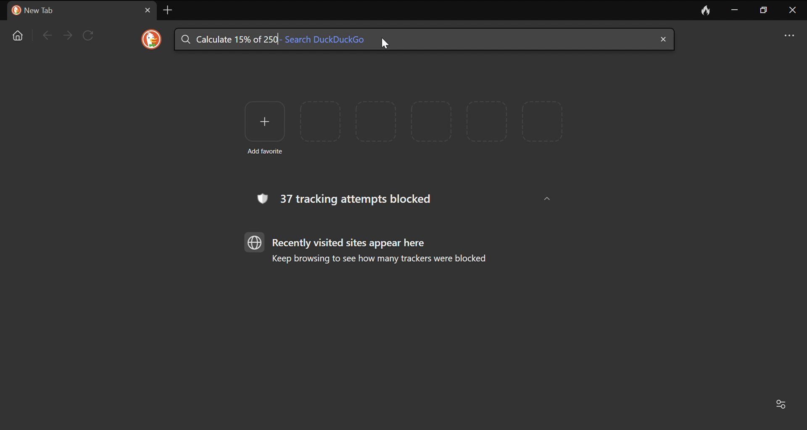 This screenshot has width=807, height=430. Describe the element at coordinates (390, 42) in the screenshot. I see `Cursor` at that location.